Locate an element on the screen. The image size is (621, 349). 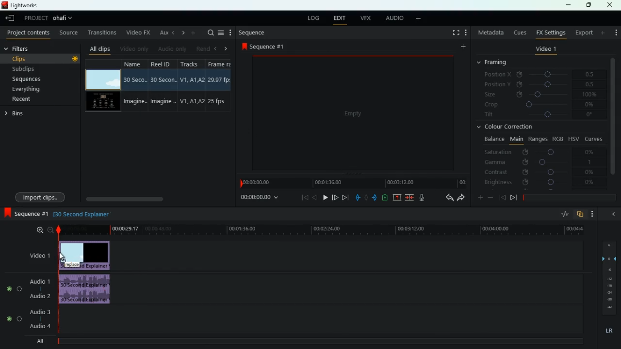
import clips is located at coordinates (42, 196).